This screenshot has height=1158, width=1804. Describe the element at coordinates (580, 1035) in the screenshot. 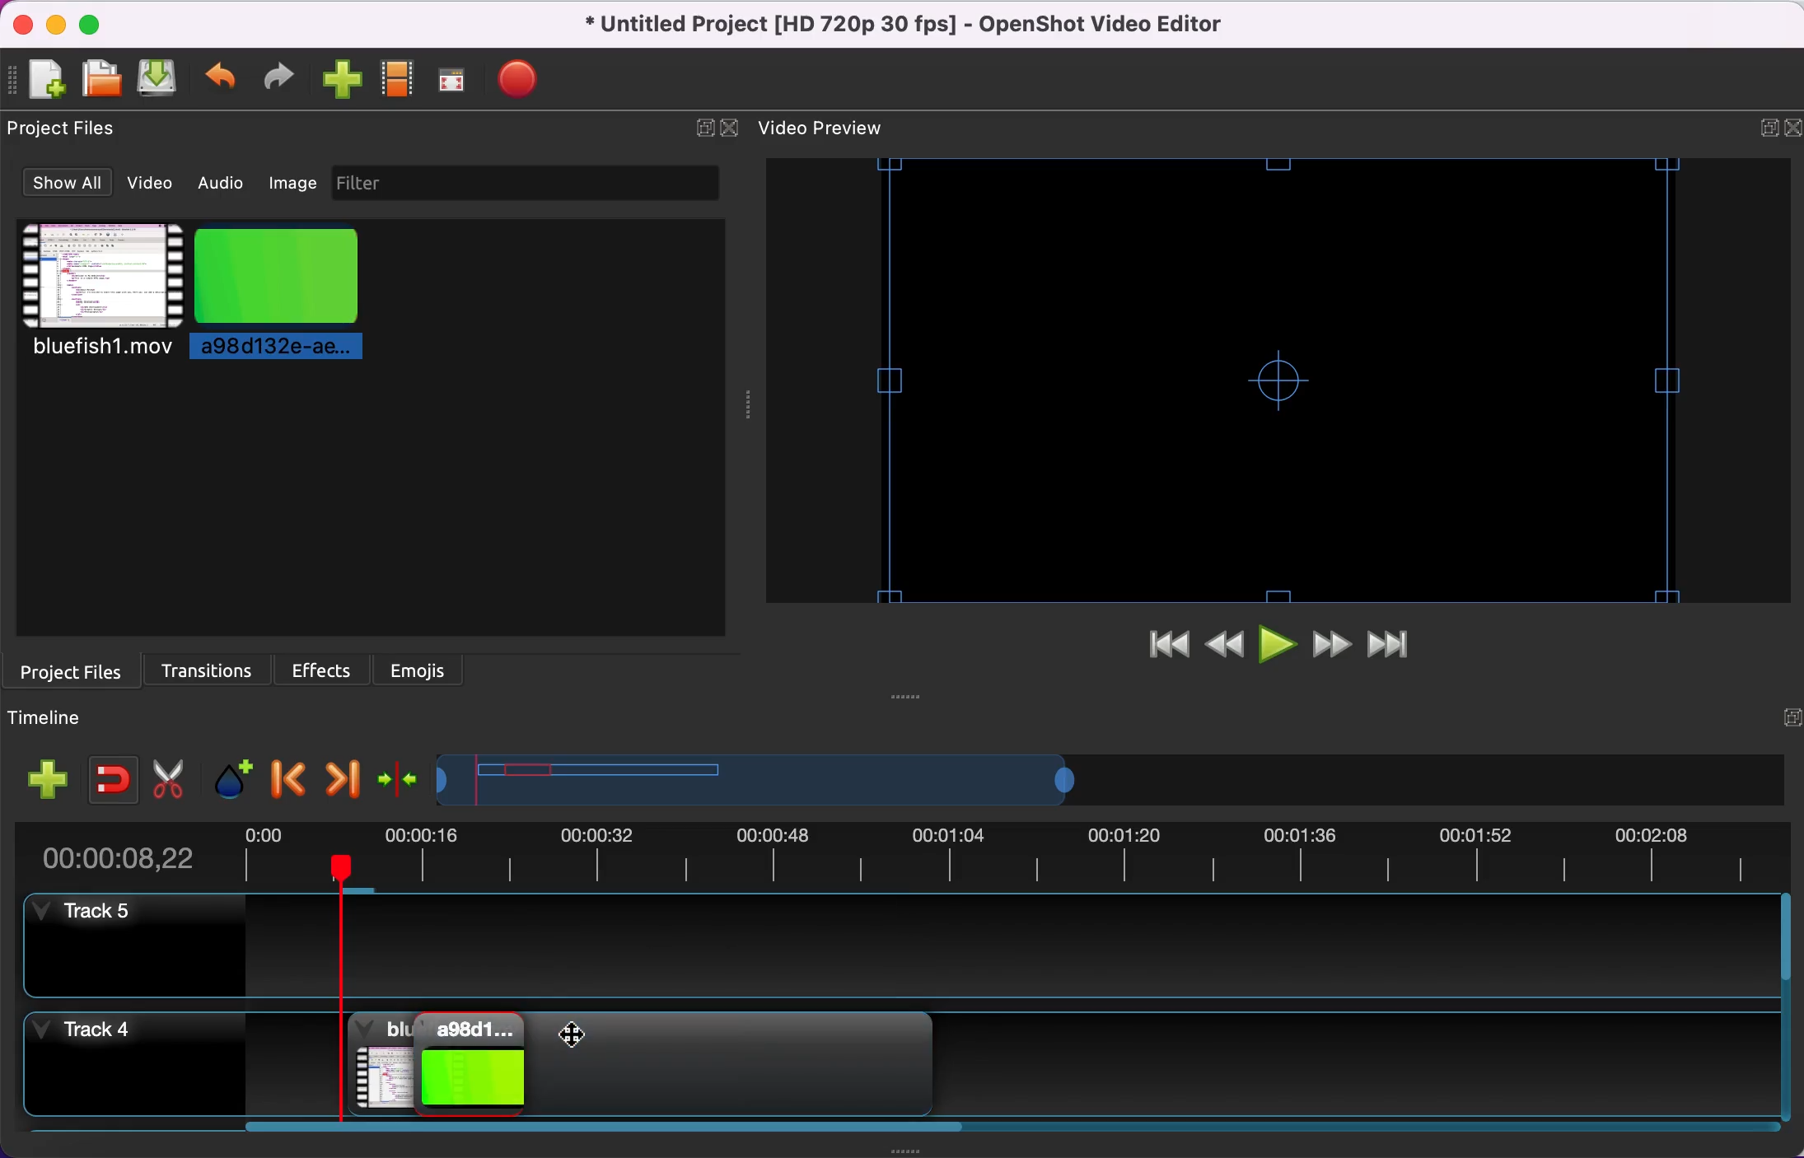

I see `Cursor` at that location.